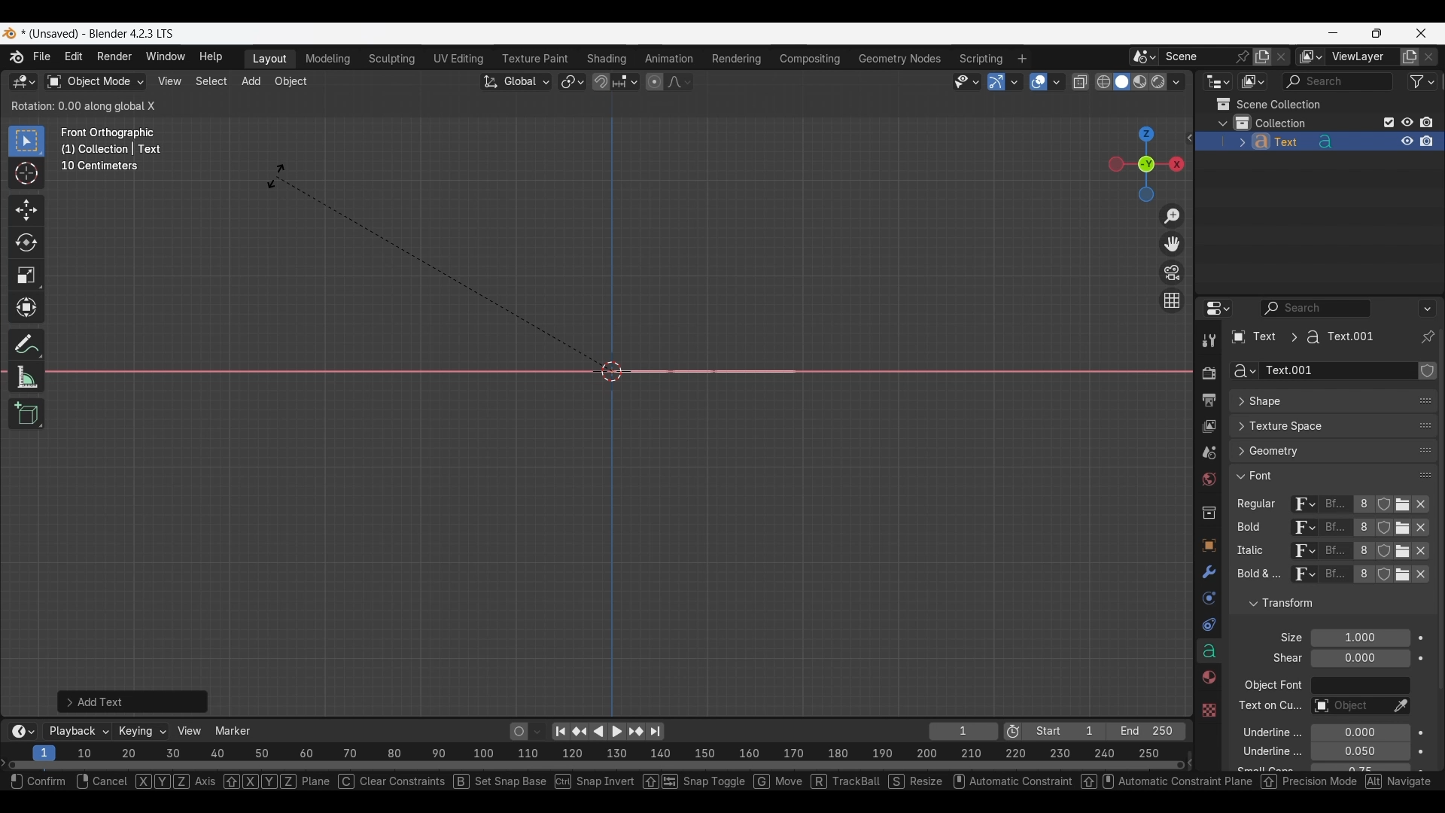 This screenshot has height=813, width=1445. I want to click on Modifiers, so click(1207, 573).